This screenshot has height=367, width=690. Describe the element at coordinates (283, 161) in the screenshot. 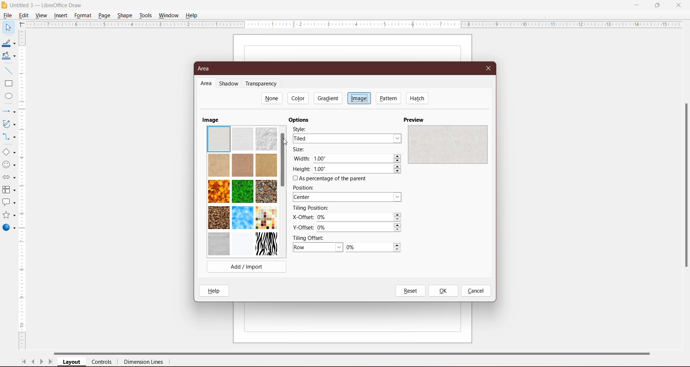

I see `Vertical Scroll Bar` at that location.